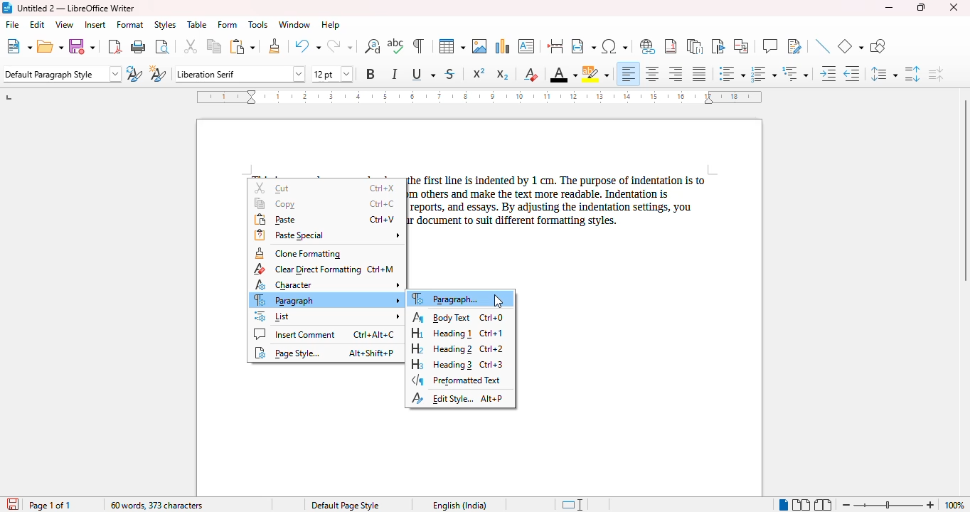 This screenshot has width=970, height=512. What do you see at coordinates (571, 505) in the screenshot?
I see `standard selection` at bounding box center [571, 505].